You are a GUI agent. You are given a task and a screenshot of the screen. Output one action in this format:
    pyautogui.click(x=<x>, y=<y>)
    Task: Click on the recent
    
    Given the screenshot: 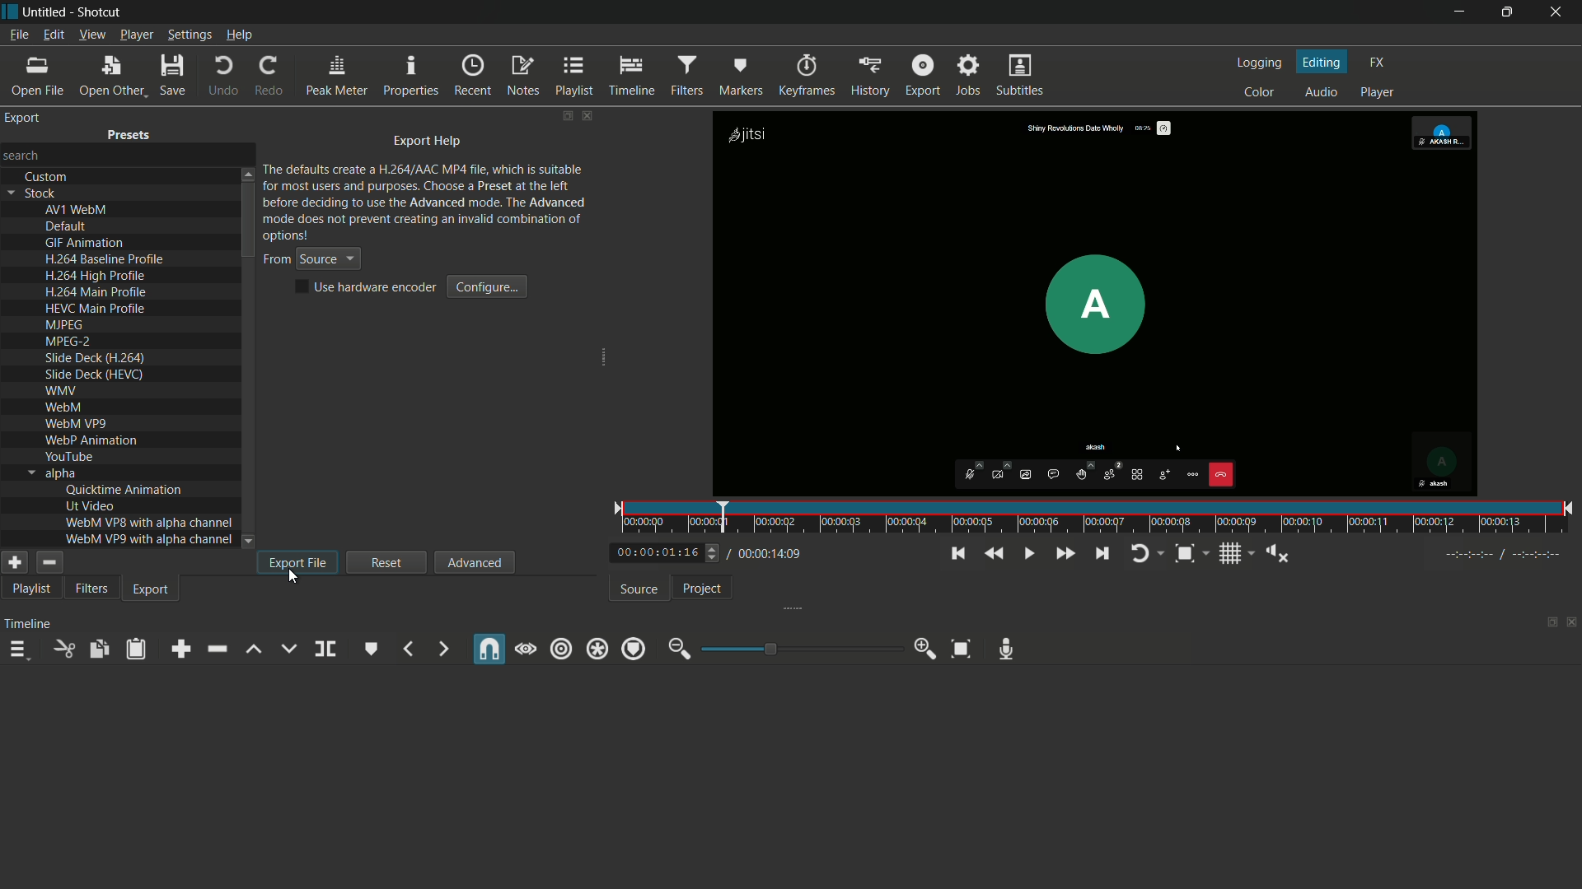 What is the action you would take?
    pyautogui.click(x=472, y=75)
    